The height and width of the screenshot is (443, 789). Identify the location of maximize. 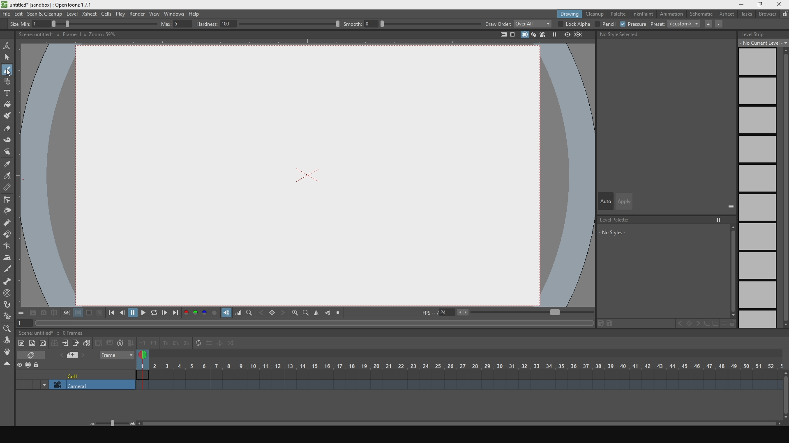
(760, 5).